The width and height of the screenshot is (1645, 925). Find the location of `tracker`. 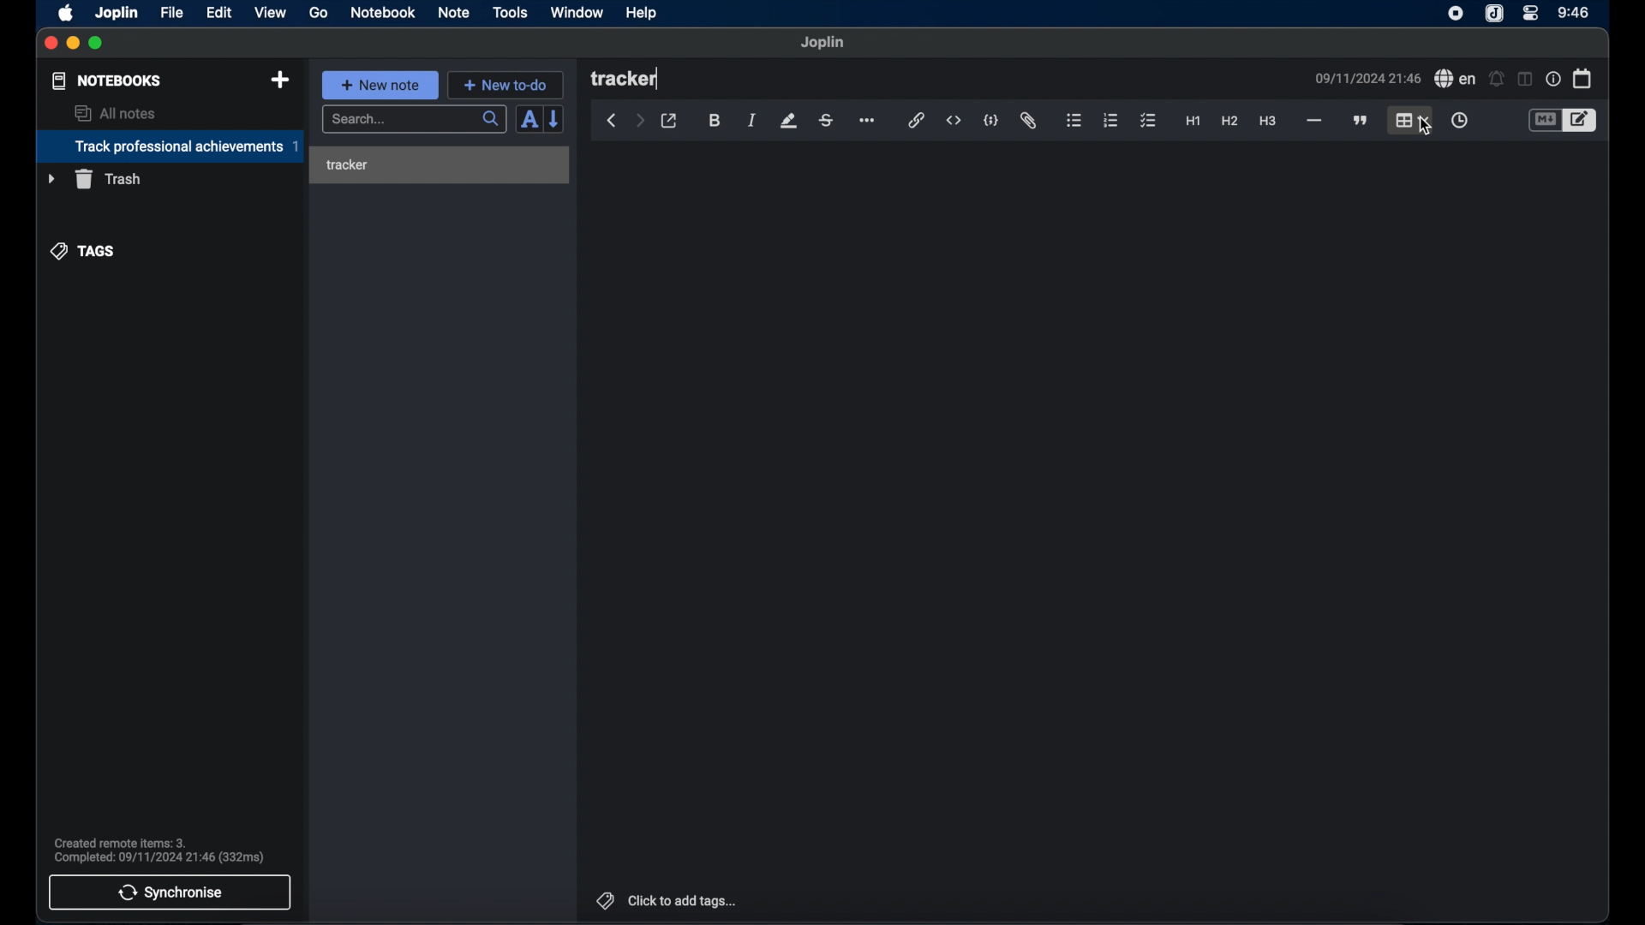

tracker is located at coordinates (347, 165).